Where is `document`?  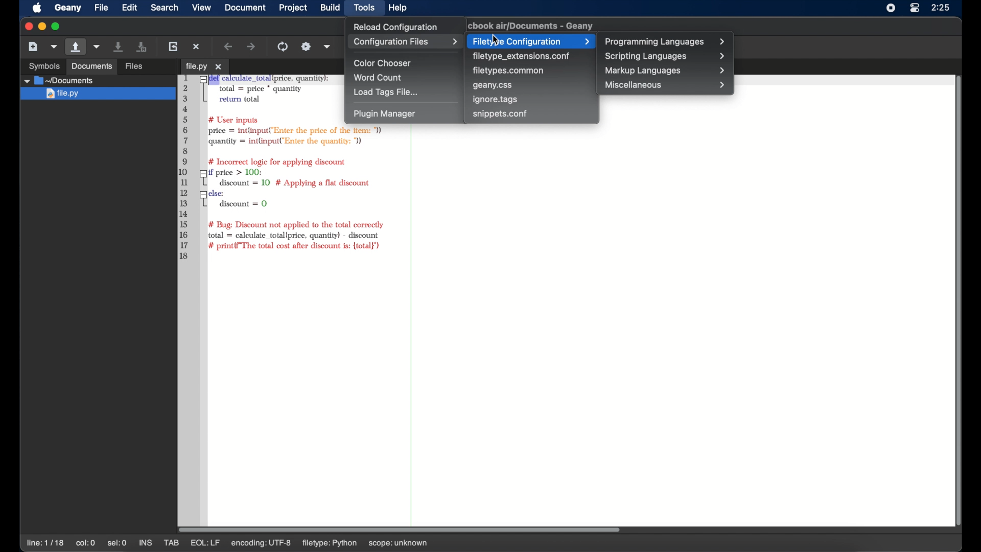 document is located at coordinates (244, 7).